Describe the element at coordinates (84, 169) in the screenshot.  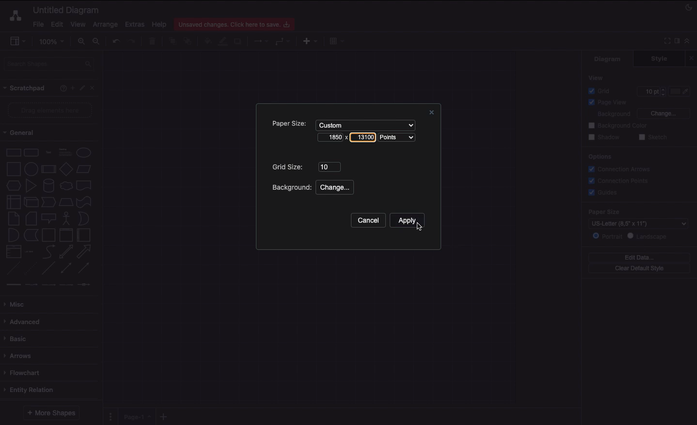
I see `Parallelogram` at that location.